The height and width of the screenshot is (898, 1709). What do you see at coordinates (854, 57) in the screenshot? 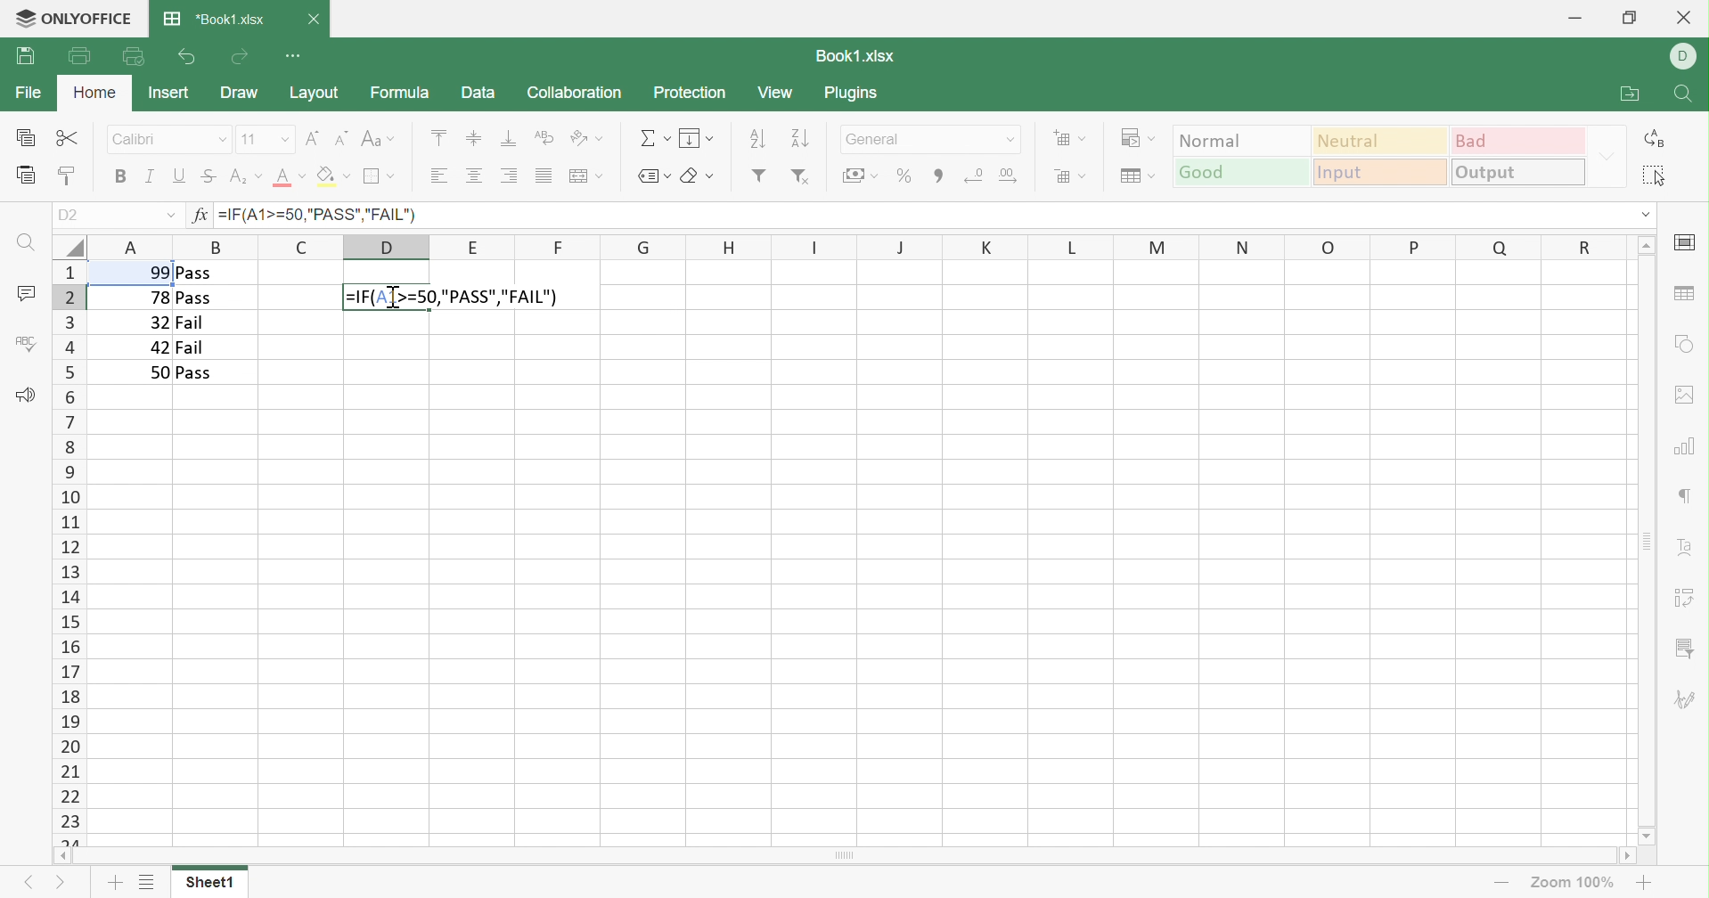
I see `Book1.xlsx` at bounding box center [854, 57].